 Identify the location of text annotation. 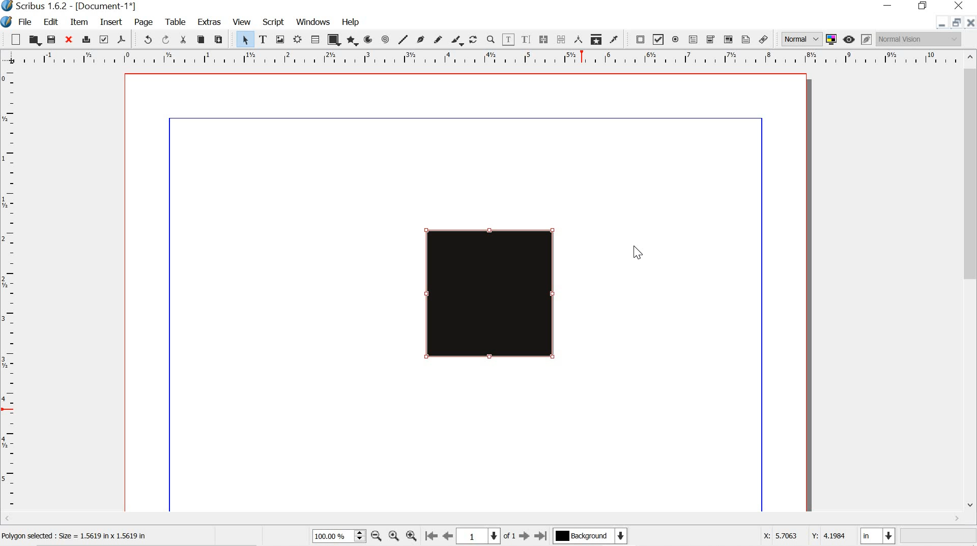
(745, 39).